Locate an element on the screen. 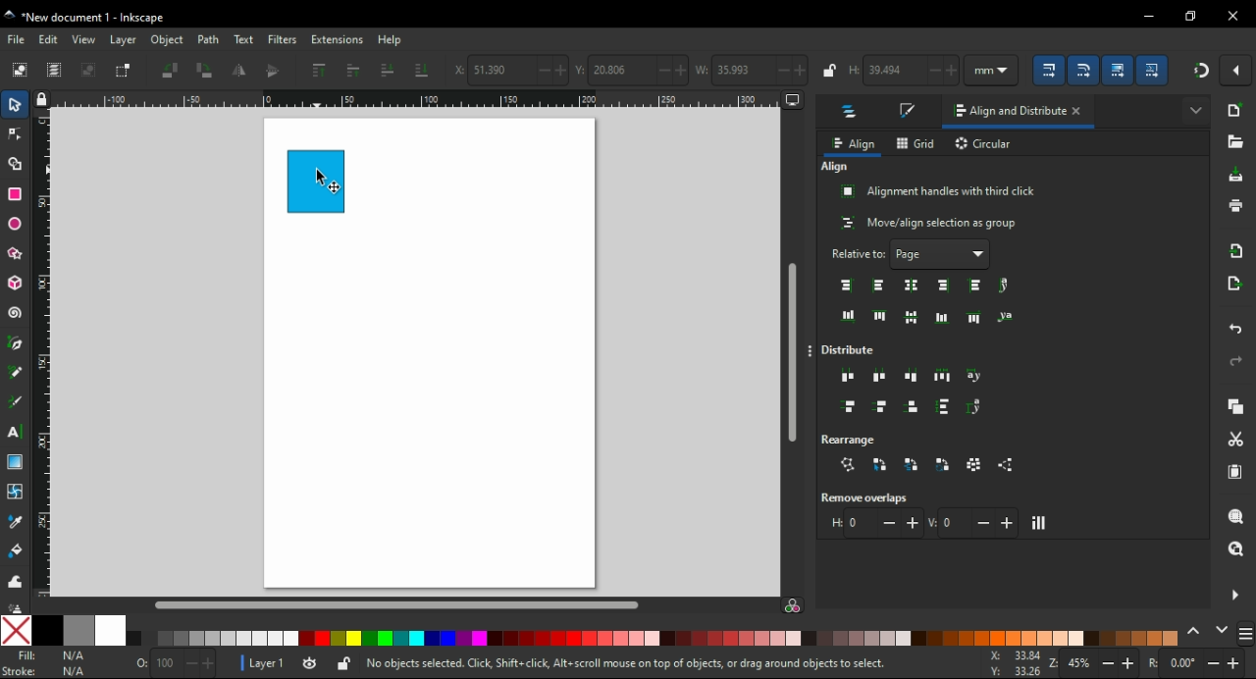 The image size is (1256, 679). text tool is located at coordinates (18, 432).